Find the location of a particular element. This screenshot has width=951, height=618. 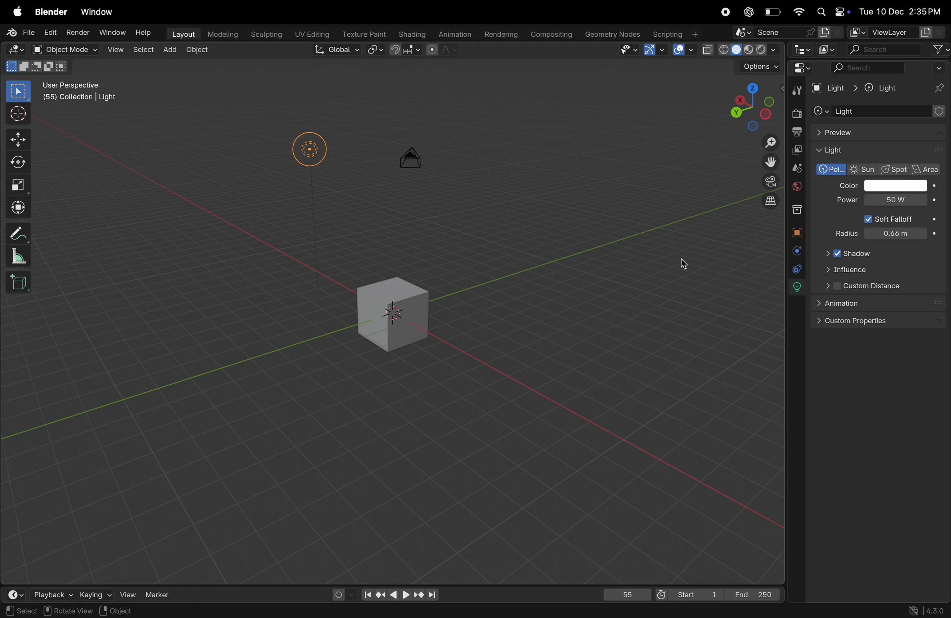

File is located at coordinates (19, 33).